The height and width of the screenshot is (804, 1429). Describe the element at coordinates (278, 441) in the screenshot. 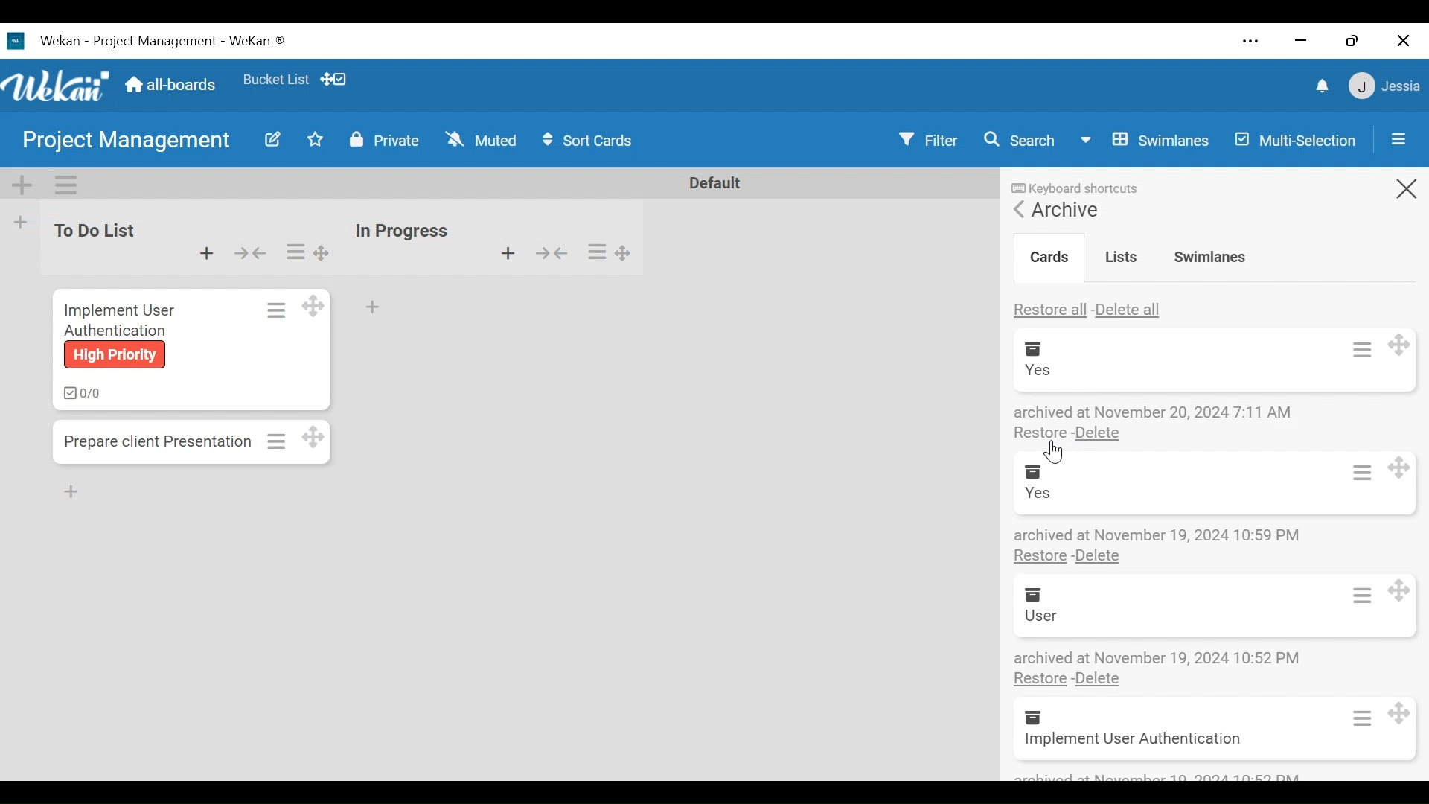

I see `Card actions` at that location.